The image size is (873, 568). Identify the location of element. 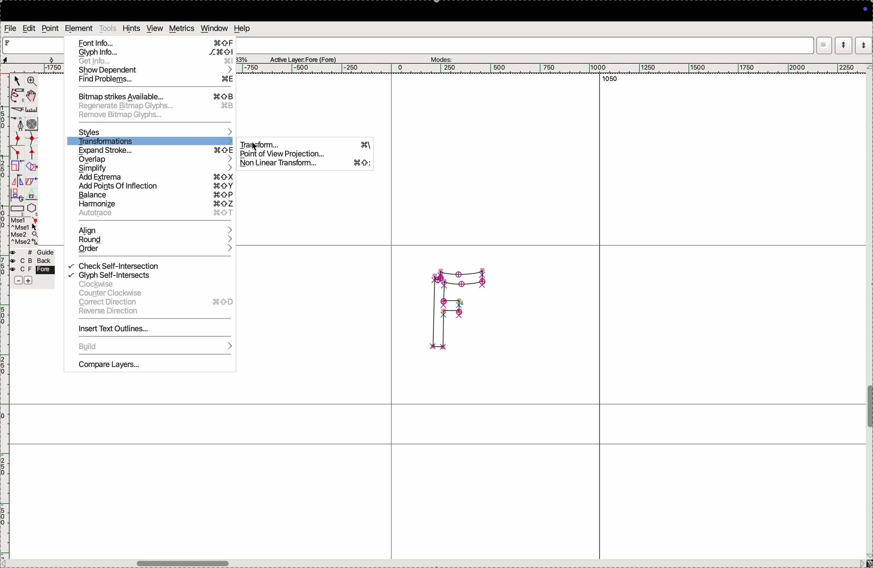
(78, 28).